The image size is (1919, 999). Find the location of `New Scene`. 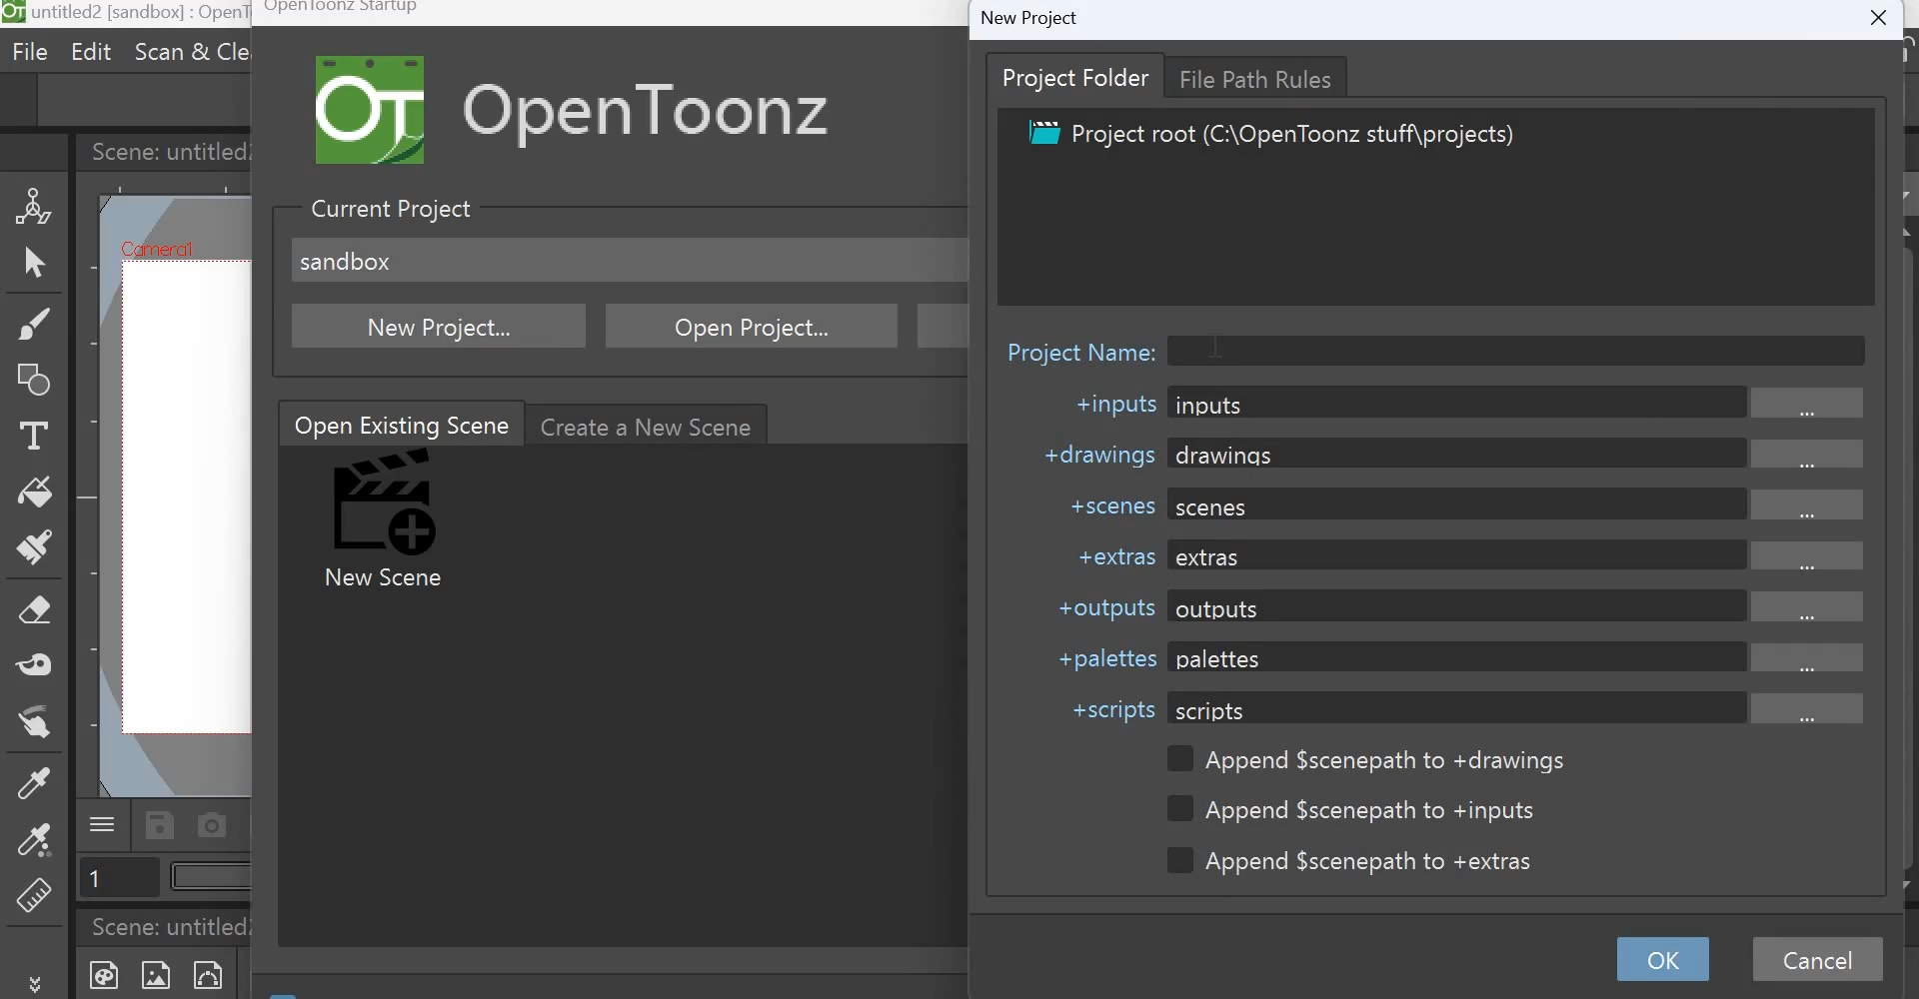

New Scene is located at coordinates (390, 522).